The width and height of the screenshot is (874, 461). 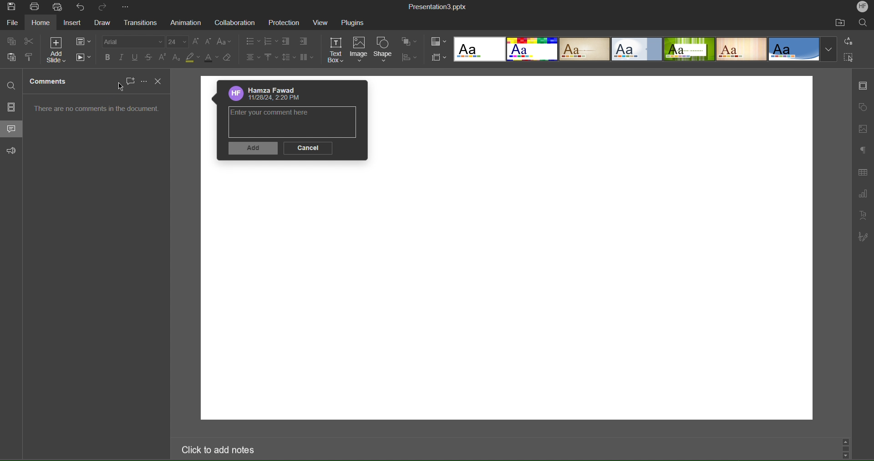 What do you see at coordinates (81, 7) in the screenshot?
I see `Undo` at bounding box center [81, 7].